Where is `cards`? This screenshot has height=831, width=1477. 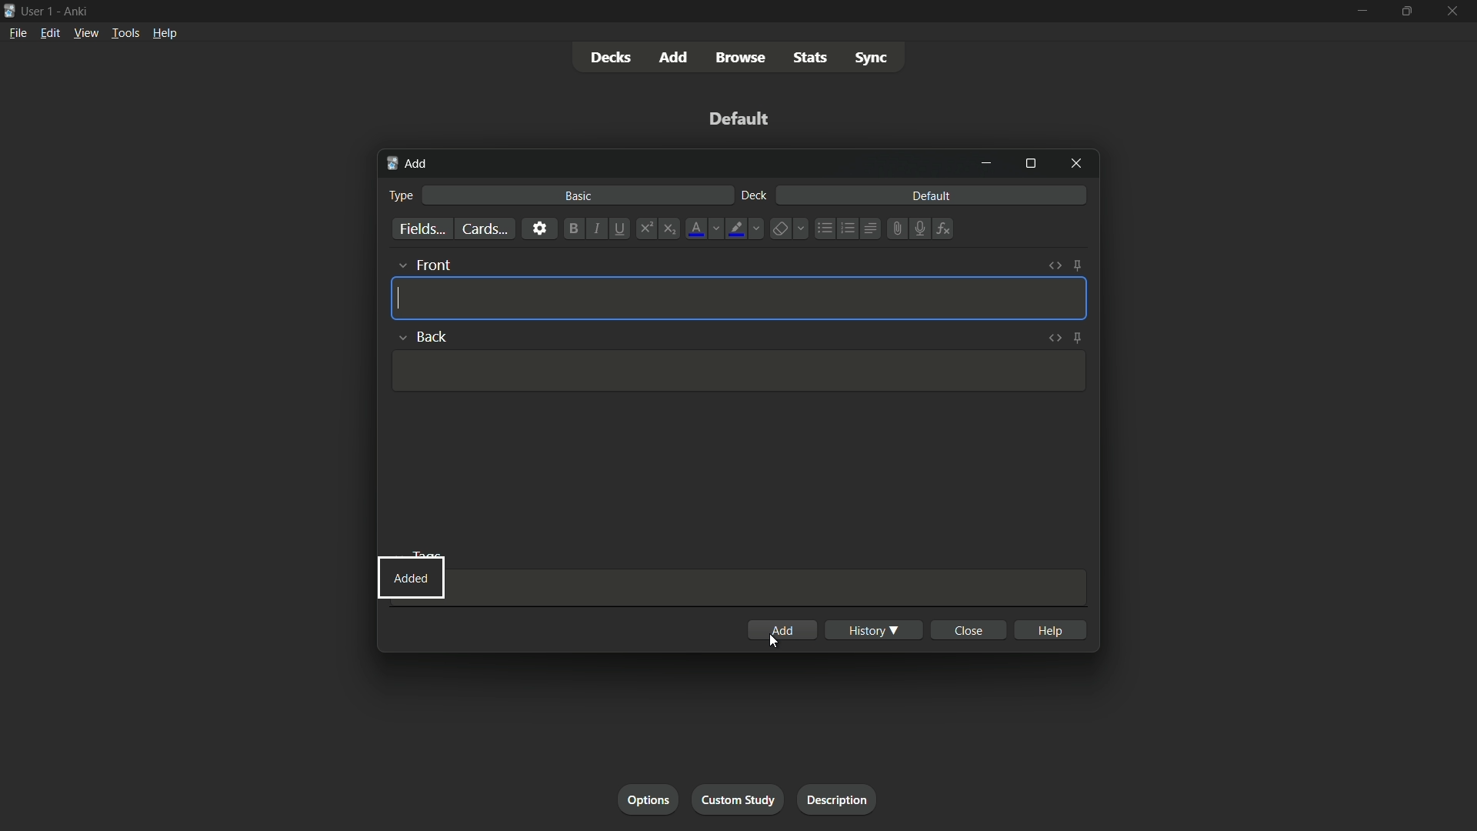
cards is located at coordinates (482, 229).